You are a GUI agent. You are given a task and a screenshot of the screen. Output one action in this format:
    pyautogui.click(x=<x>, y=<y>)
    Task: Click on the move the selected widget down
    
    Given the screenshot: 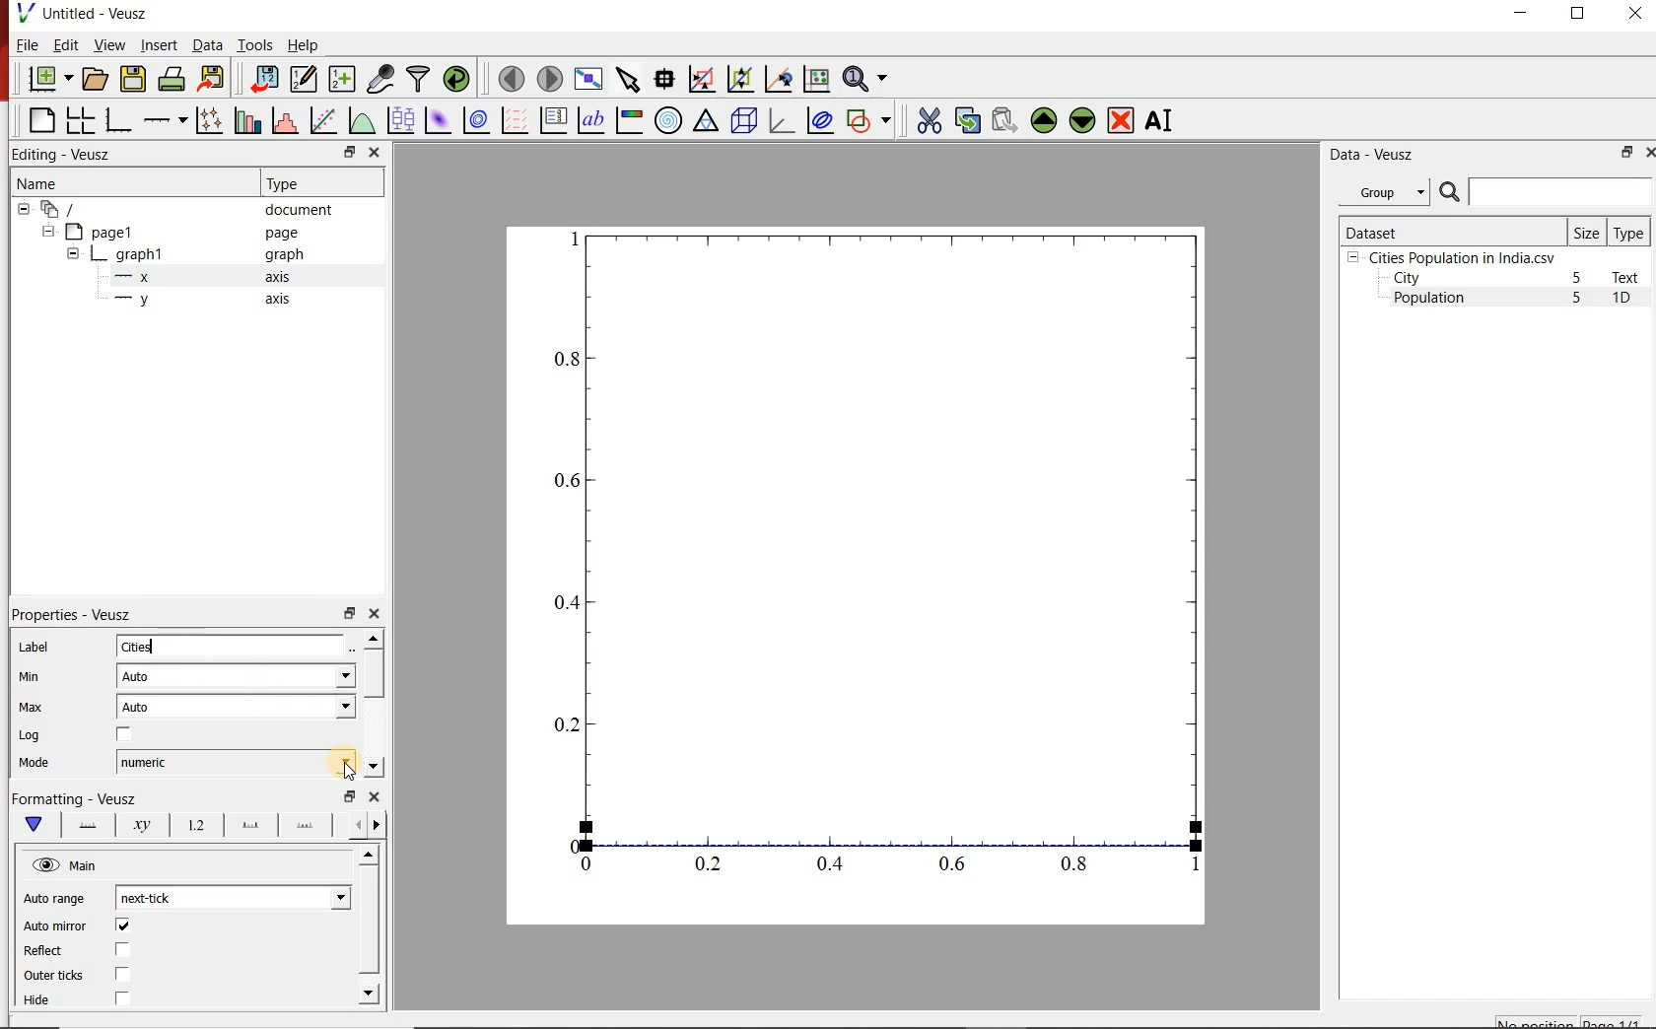 What is the action you would take?
    pyautogui.click(x=1082, y=120)
    